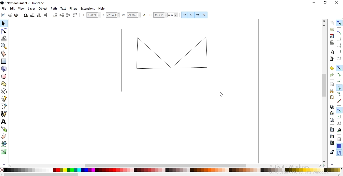 The image size is (343, 176). What do you see at coordinates (164, 15) in the screenshot?
I see `height of selection` at bounding box center [164, 15].